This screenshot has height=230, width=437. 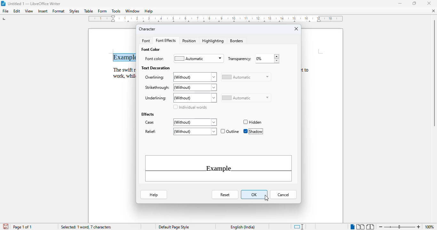 What do you see at coordinates (230, 131) in the screenshot?
I see `outline` at bounding box center [230, 131].